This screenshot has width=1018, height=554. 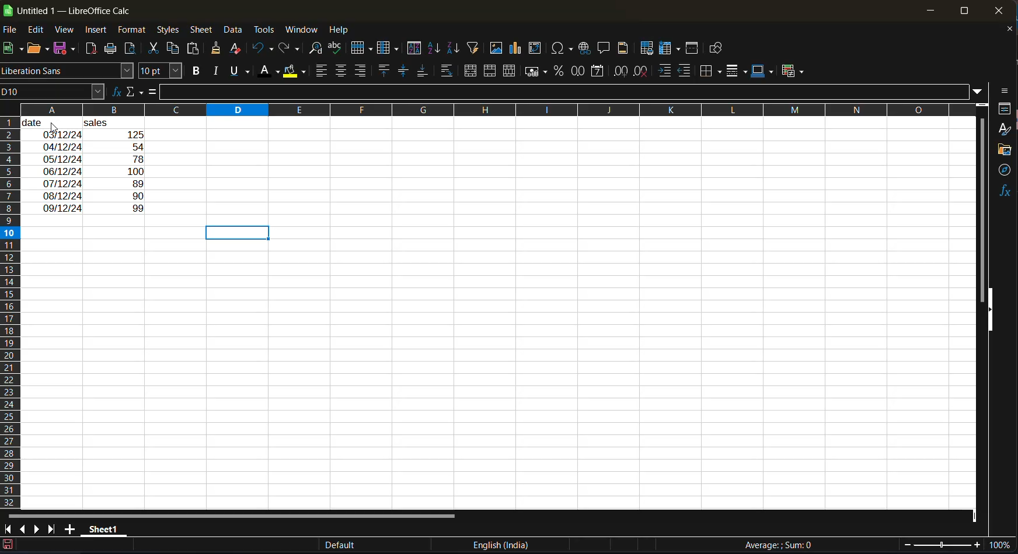 What do you see at coordinates (563, 90) in the screenshot?
I see `input line` at bounding box center [563, 90].